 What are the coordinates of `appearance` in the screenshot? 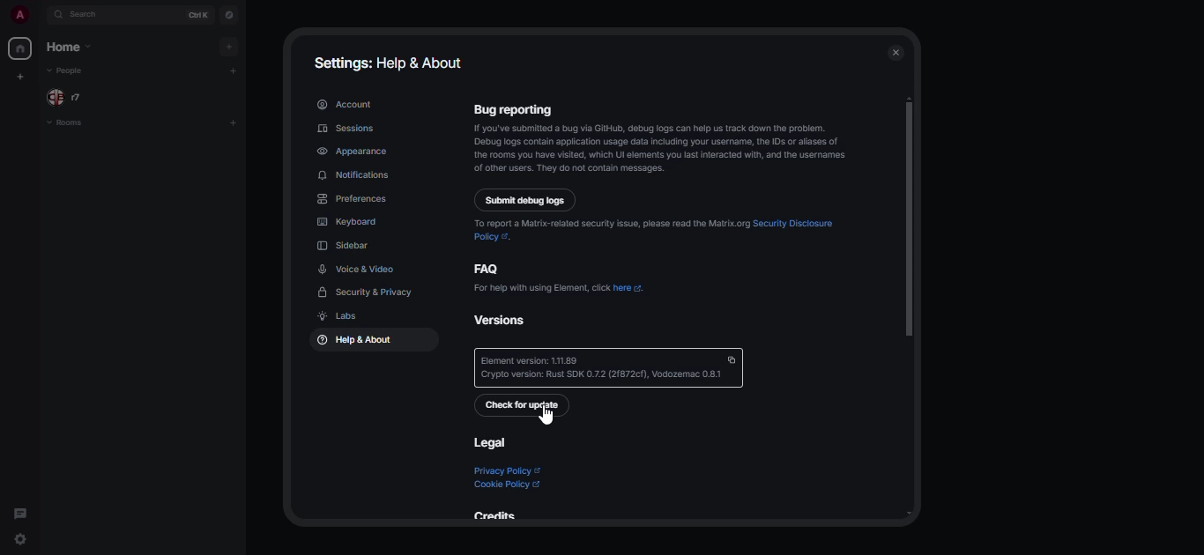 It's located at (354, 151).